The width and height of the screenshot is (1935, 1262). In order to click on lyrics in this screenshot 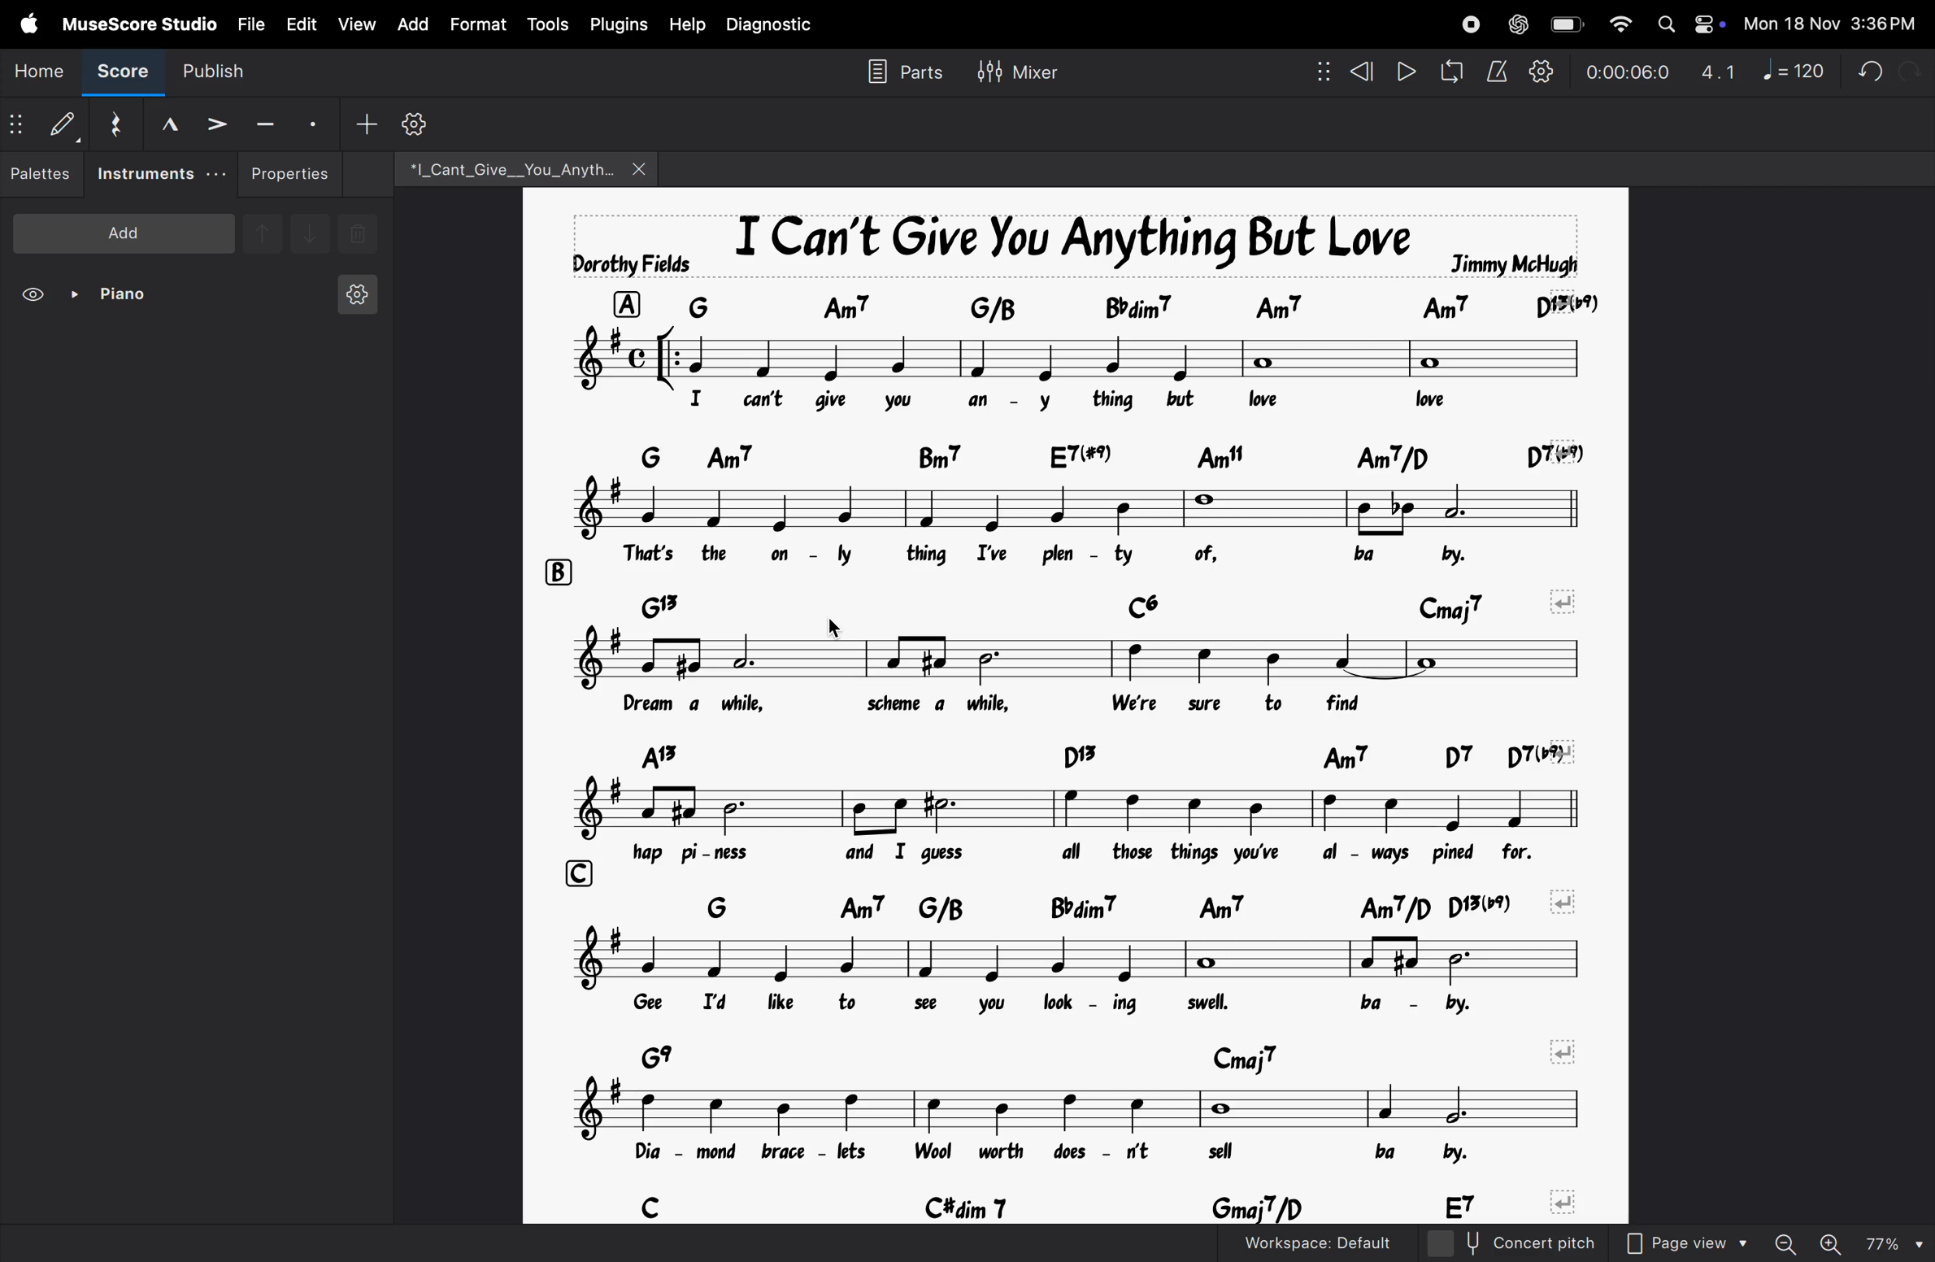, I will do `click(1123, 854)`.